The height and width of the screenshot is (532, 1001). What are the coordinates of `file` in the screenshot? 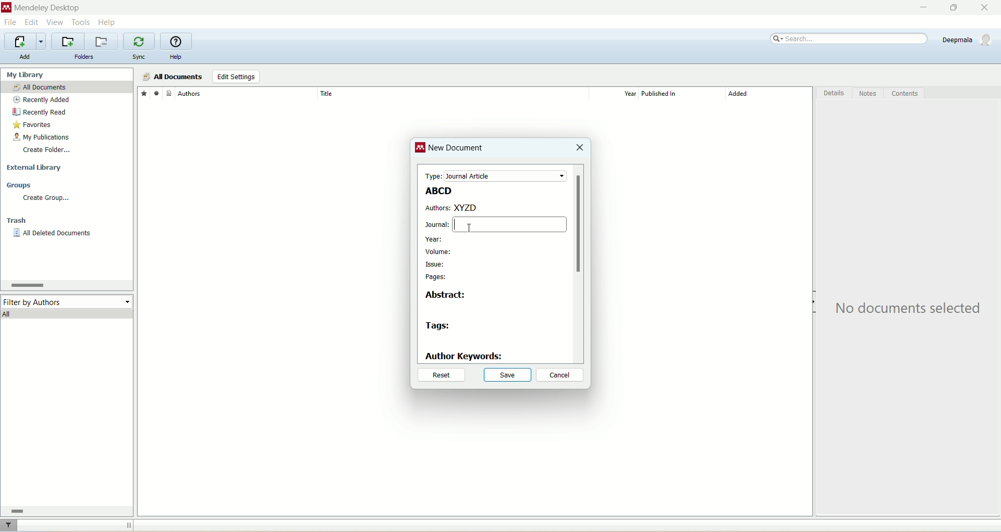 It's located at (10, 23).